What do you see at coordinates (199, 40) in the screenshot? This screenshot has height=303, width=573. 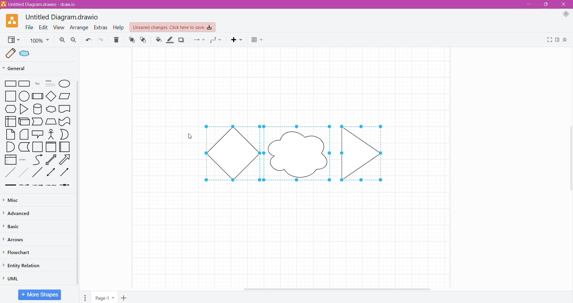 I see `Connections` at bounding box center [199, 40].